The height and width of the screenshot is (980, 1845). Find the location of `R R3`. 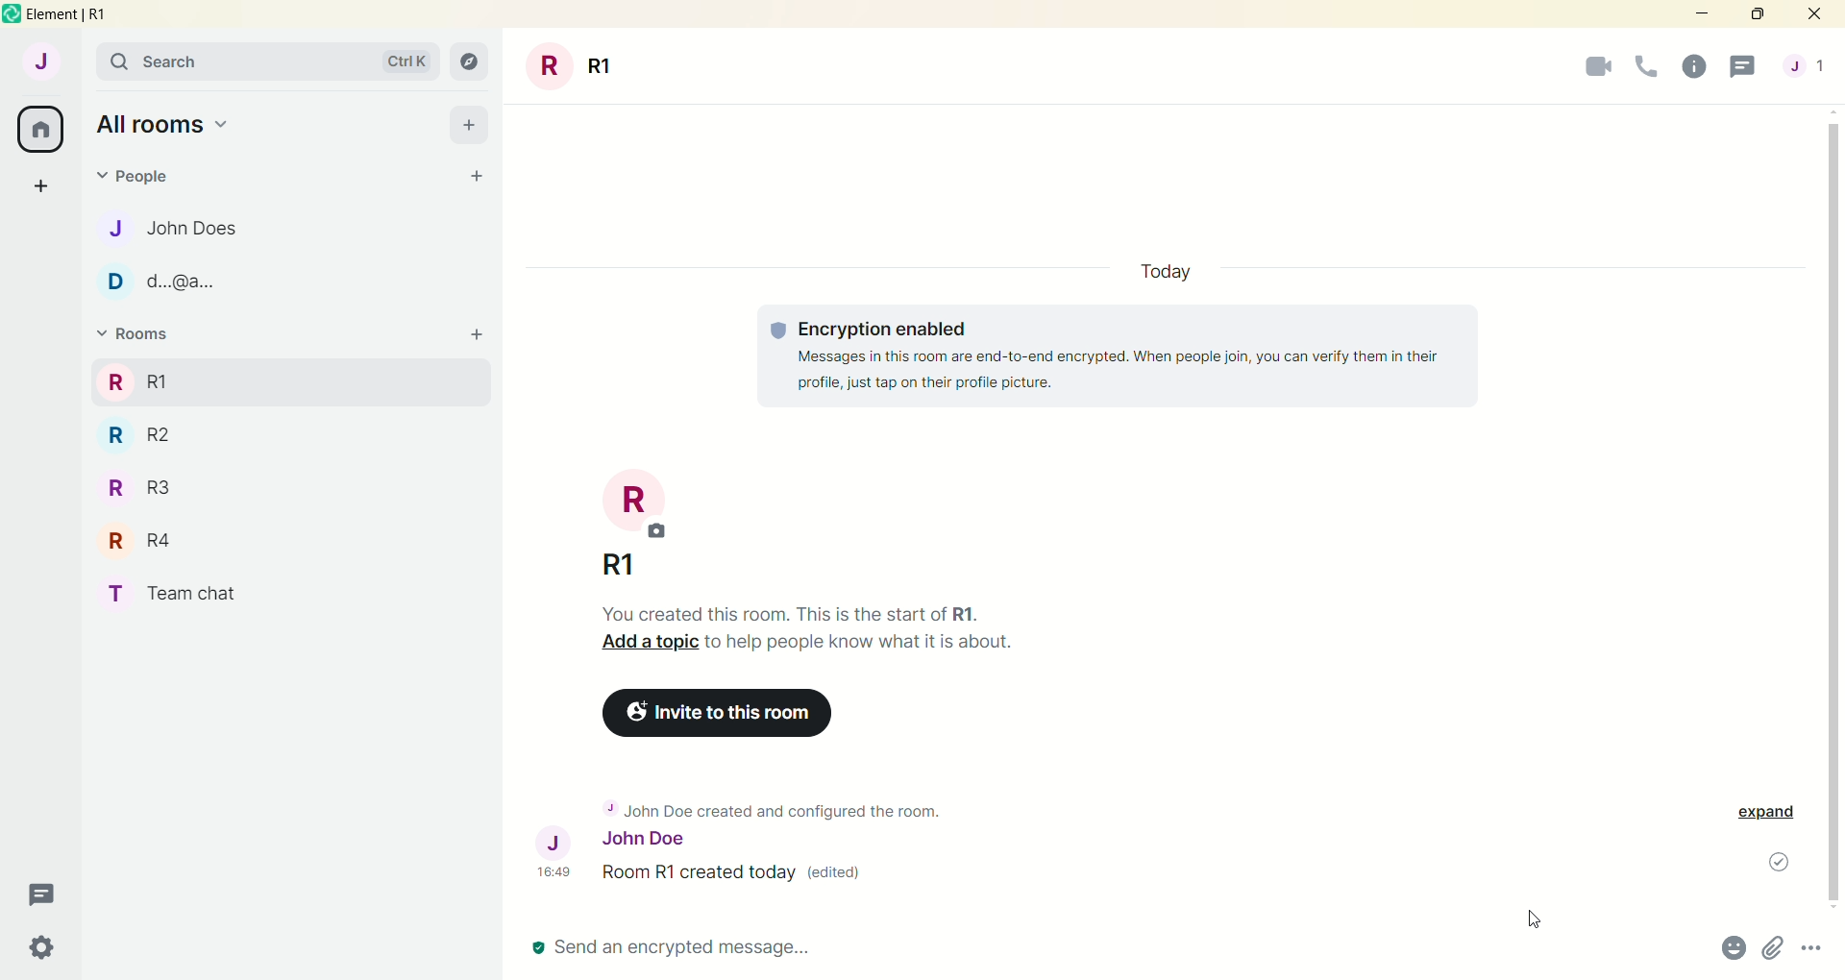

R R3 is located at coordinates (149, 487).